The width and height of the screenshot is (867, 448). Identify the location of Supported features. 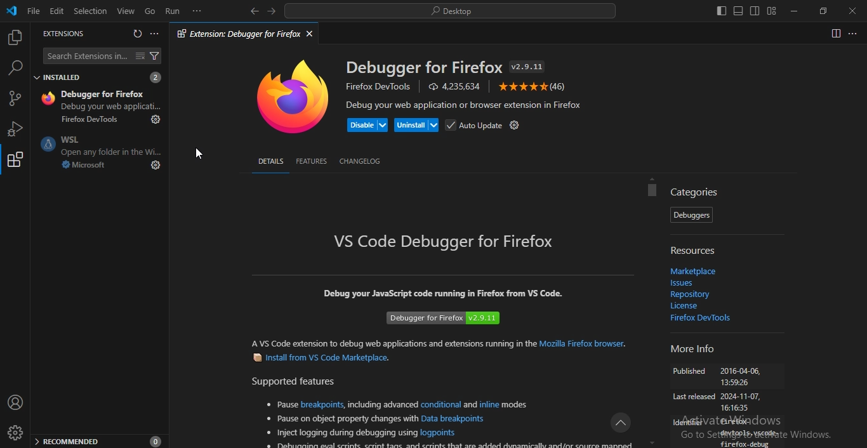
(293, 382).